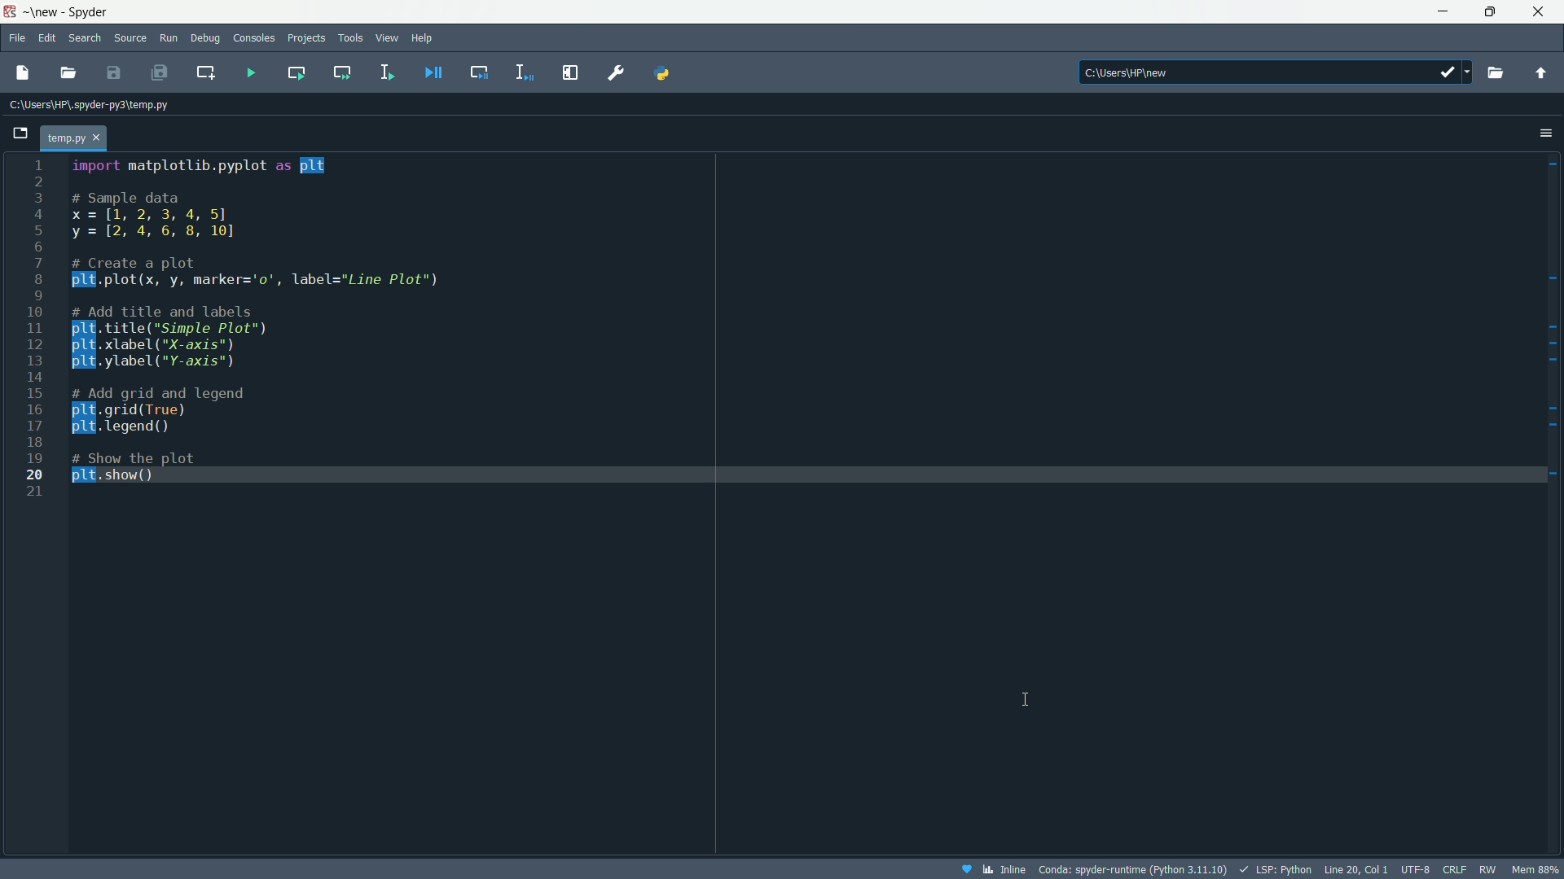 The width and height of the screenshot is (1564, 879). Describe the element at coordinates (1543, 12) in the screenshot. I see `close app` at that location.